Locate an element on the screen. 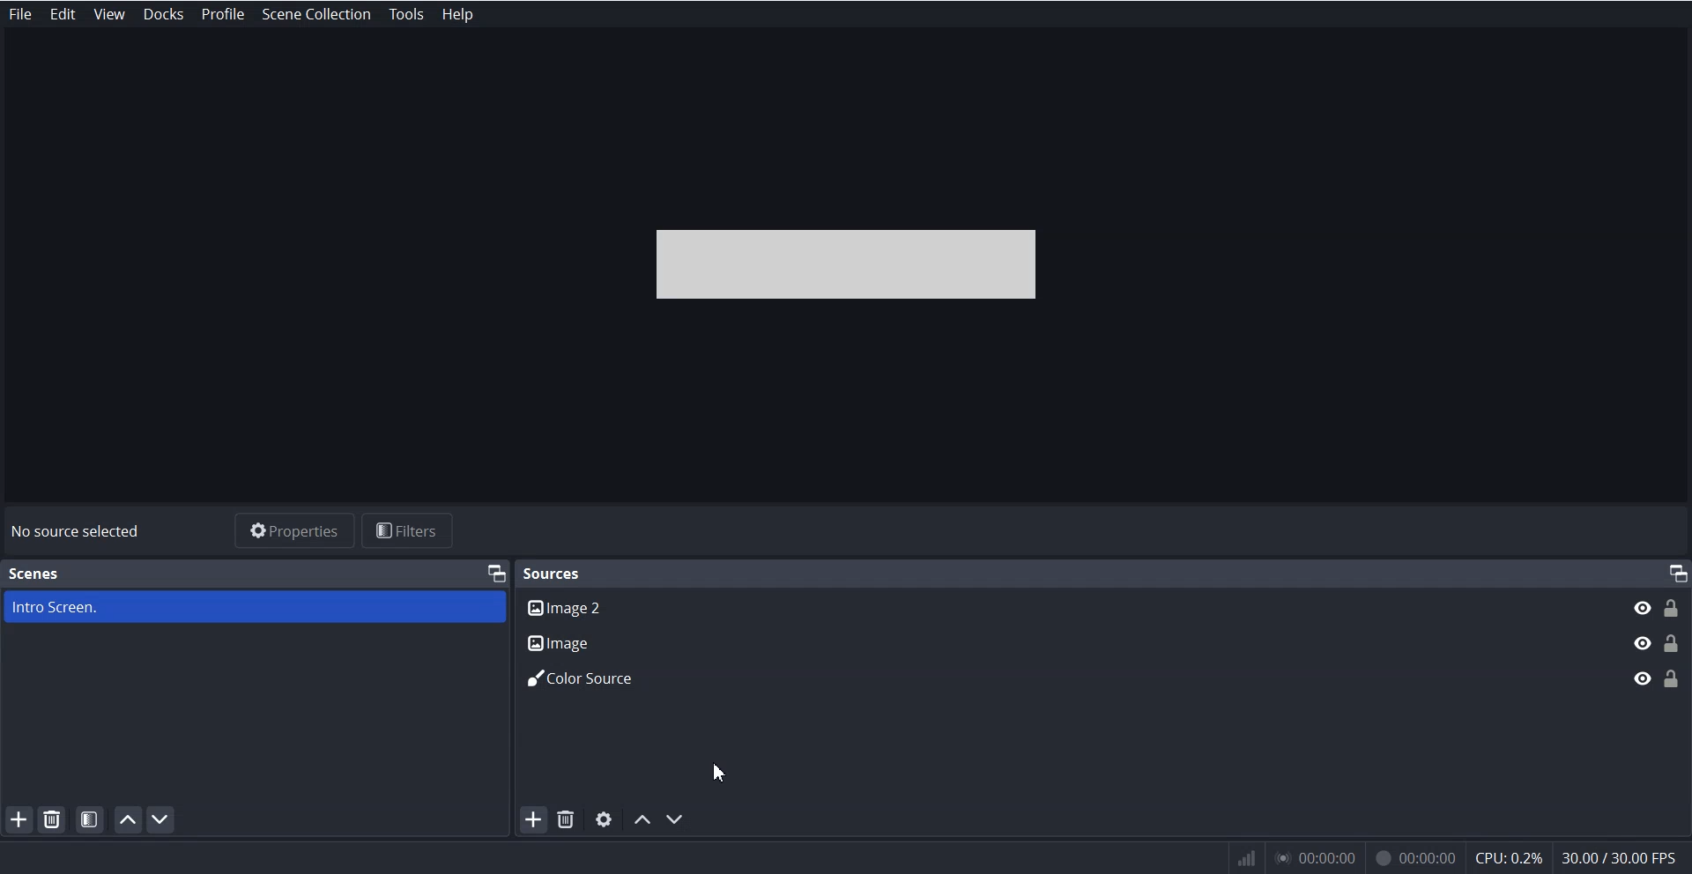 This screenshot has height=874, width=1692. Lock is located at coordinates (1673, 641).